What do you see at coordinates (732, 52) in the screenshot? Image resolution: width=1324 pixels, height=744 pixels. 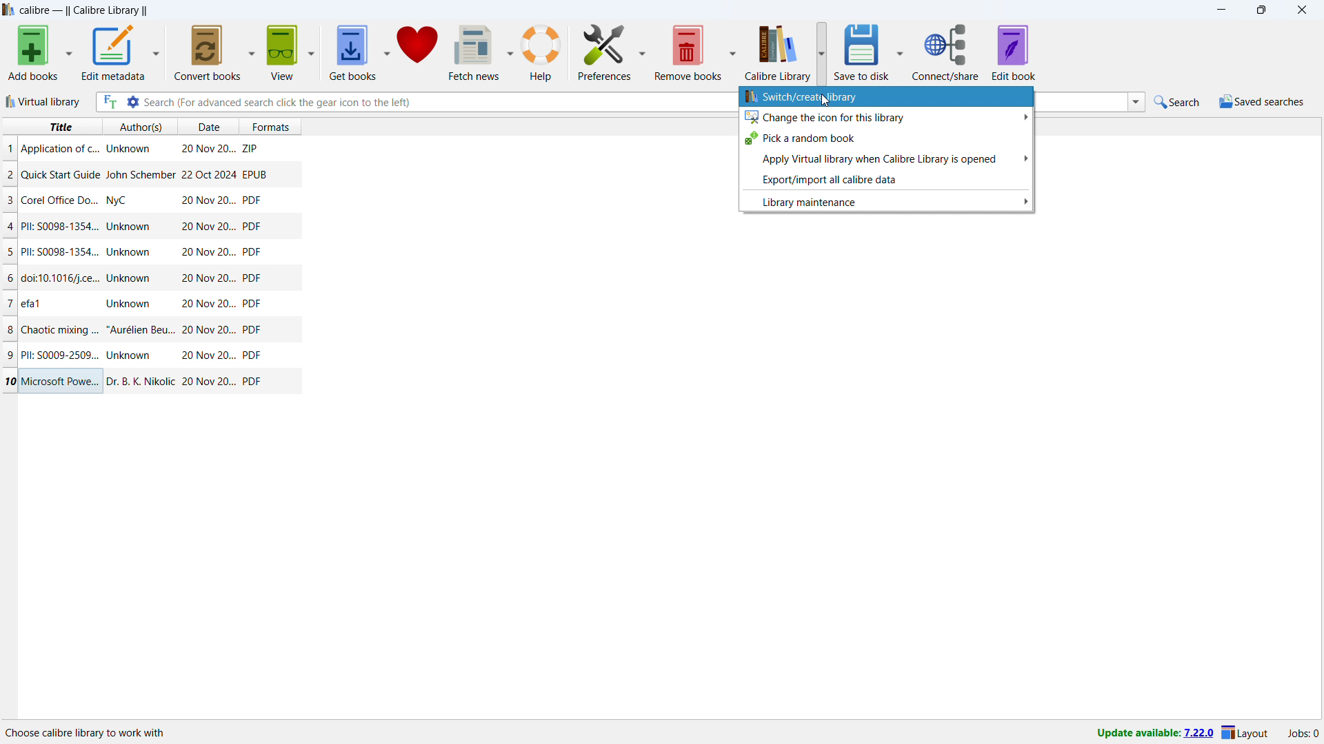 I see `remove books options` at bounding box center [732, 52].